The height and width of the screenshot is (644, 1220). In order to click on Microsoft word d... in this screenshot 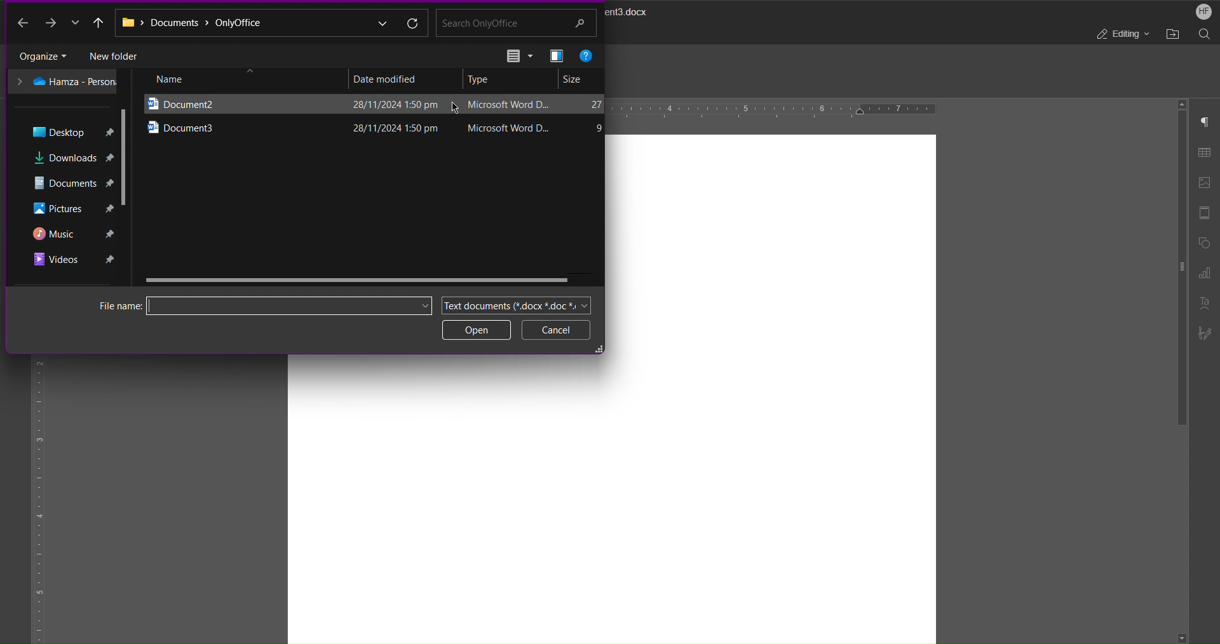, I will do `click(506, 105)`.